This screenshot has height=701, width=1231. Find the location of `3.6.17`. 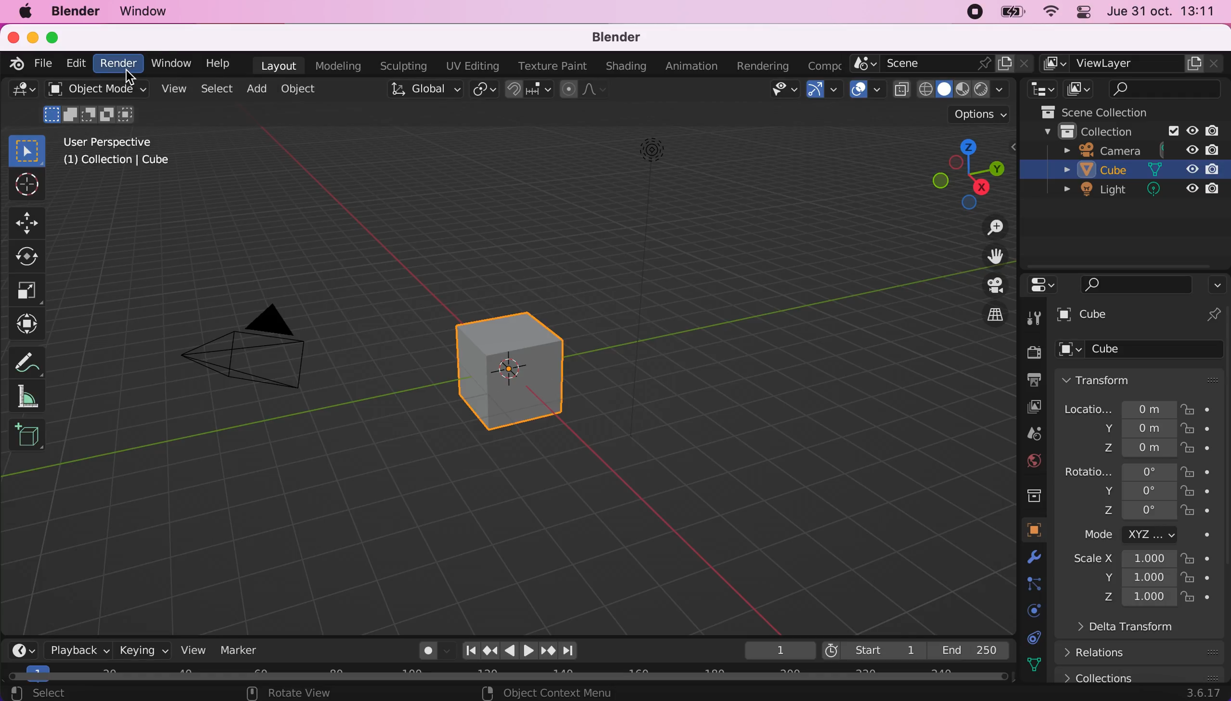

3.6.17 is located at coordinates (1201, 694).